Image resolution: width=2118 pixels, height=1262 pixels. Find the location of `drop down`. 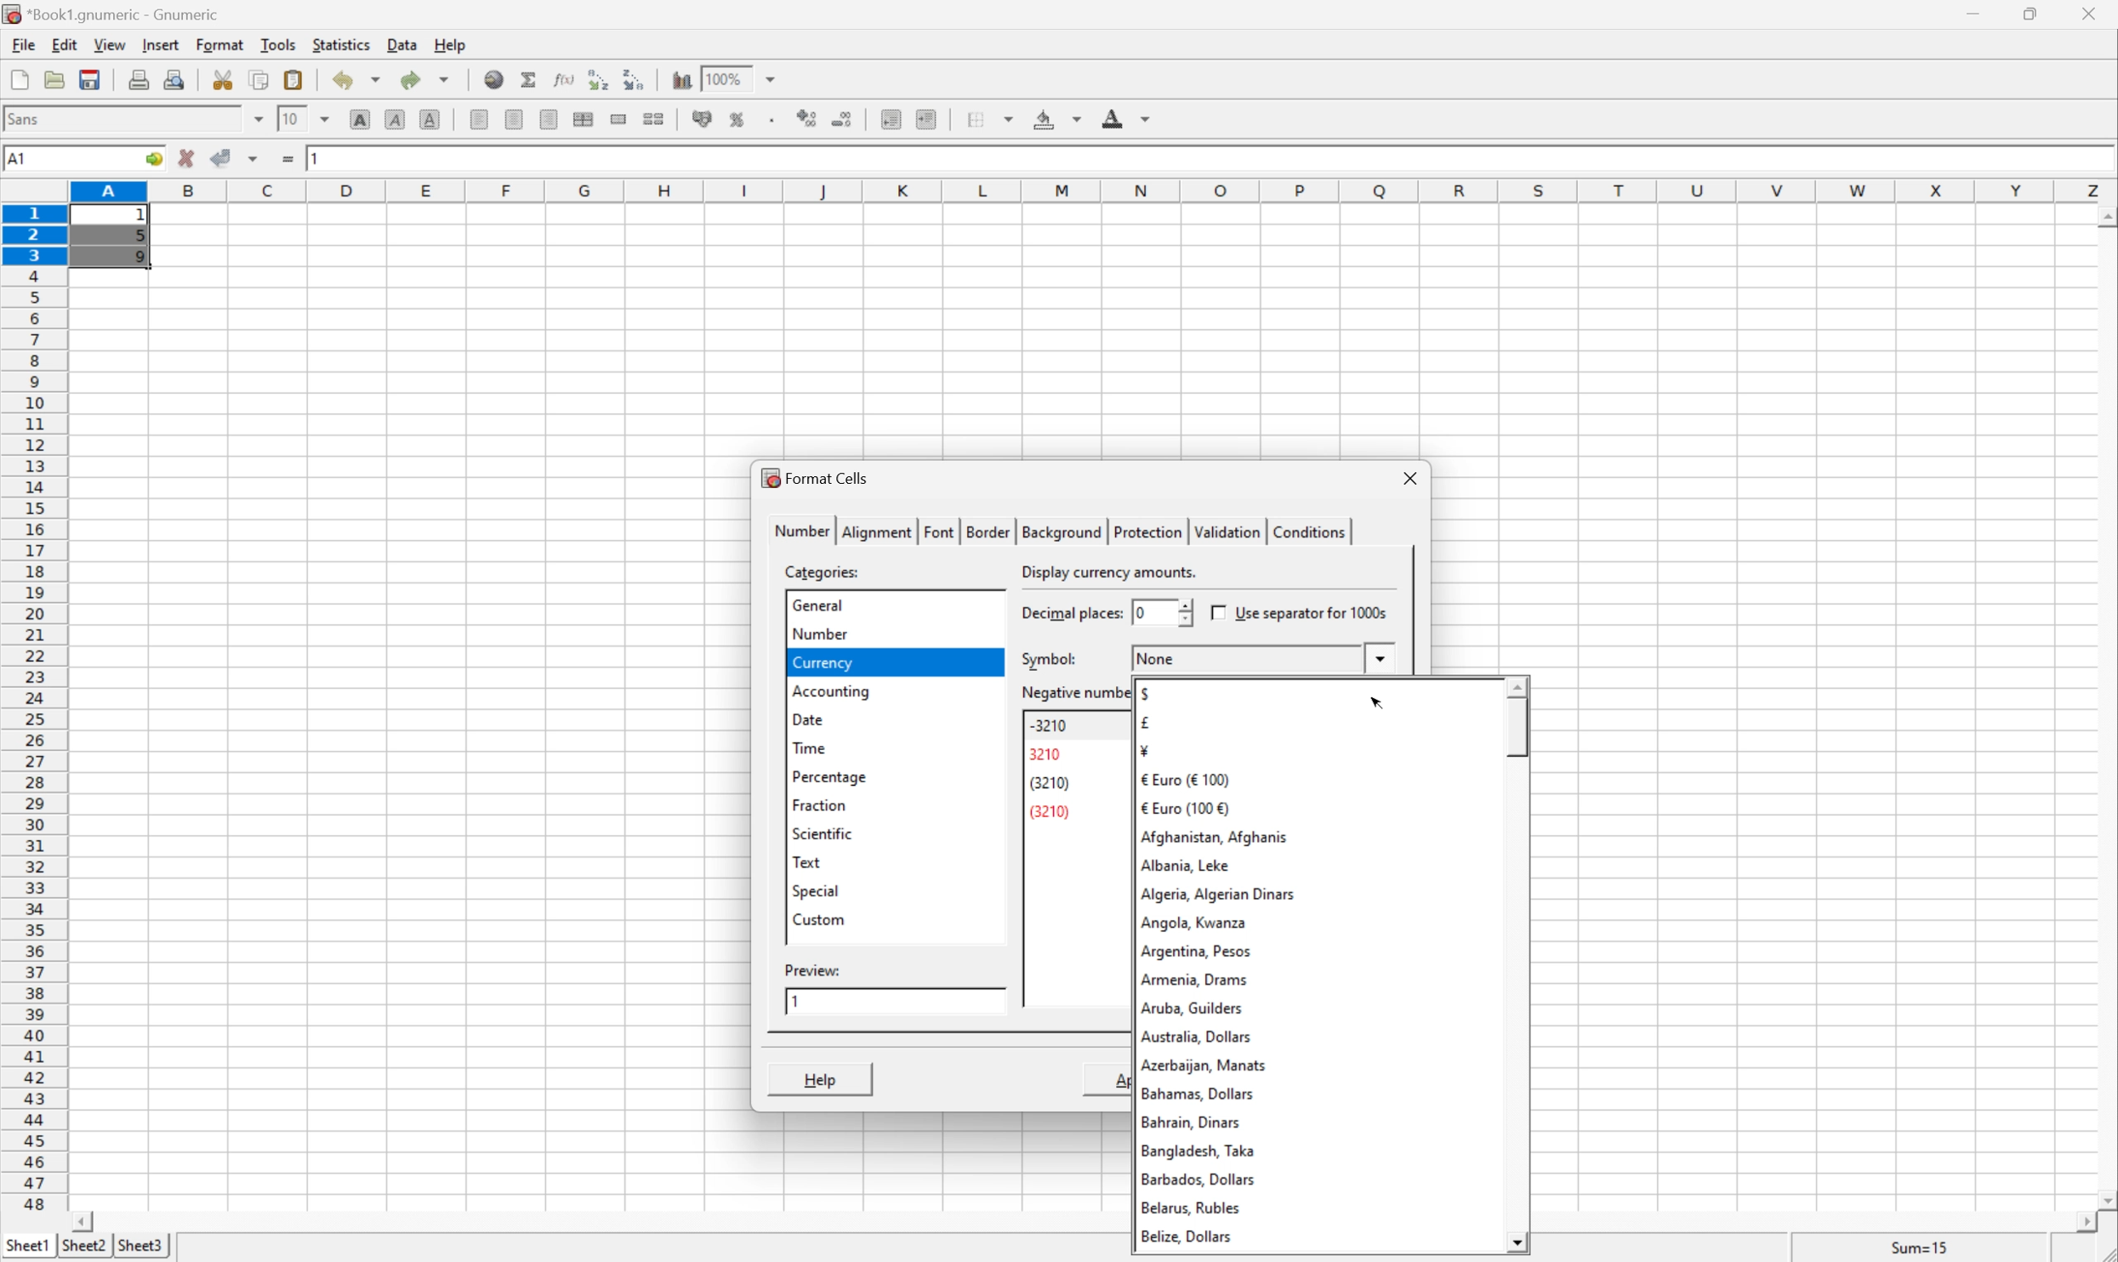

drop down is located at coordinates (330, 119).